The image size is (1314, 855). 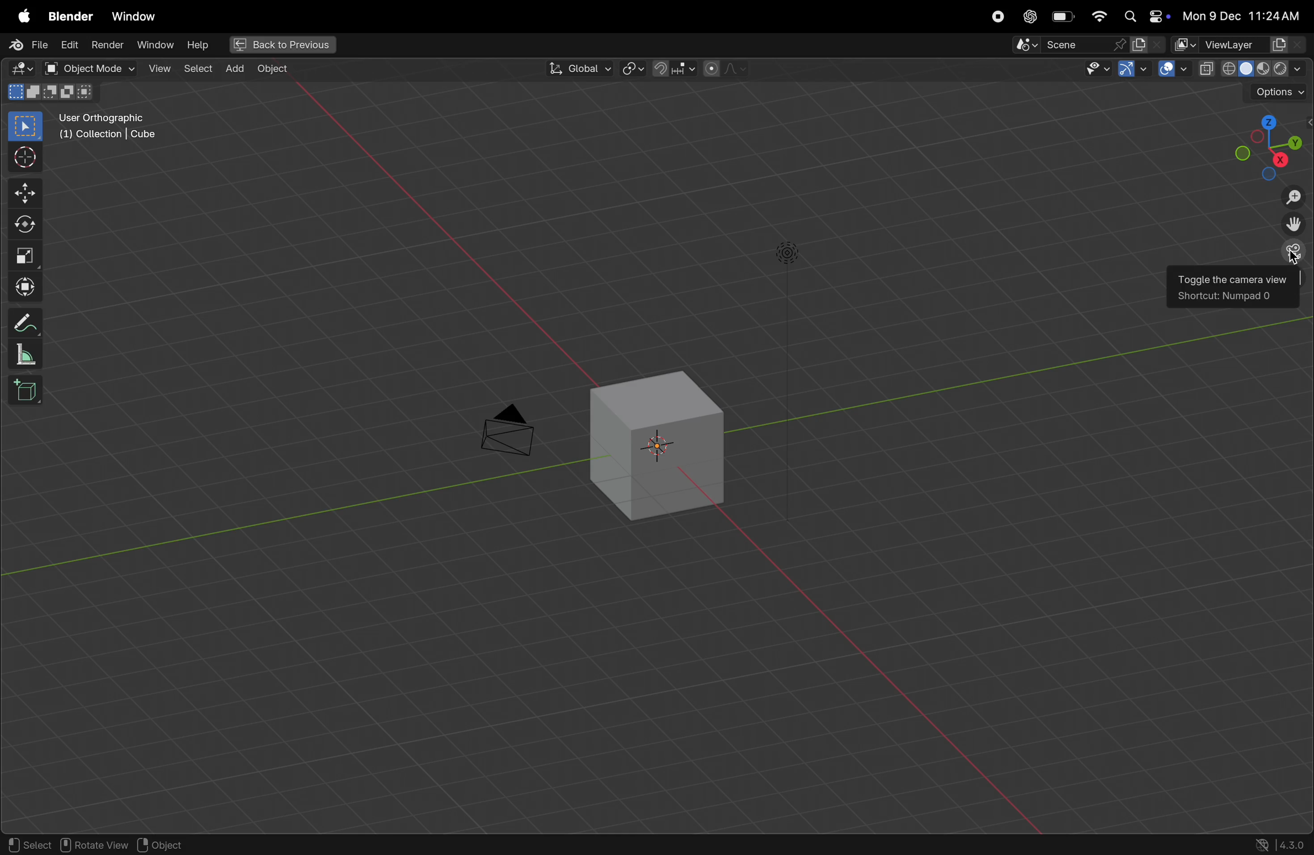 I want to click on wifi, so click(x=1099, y=15).